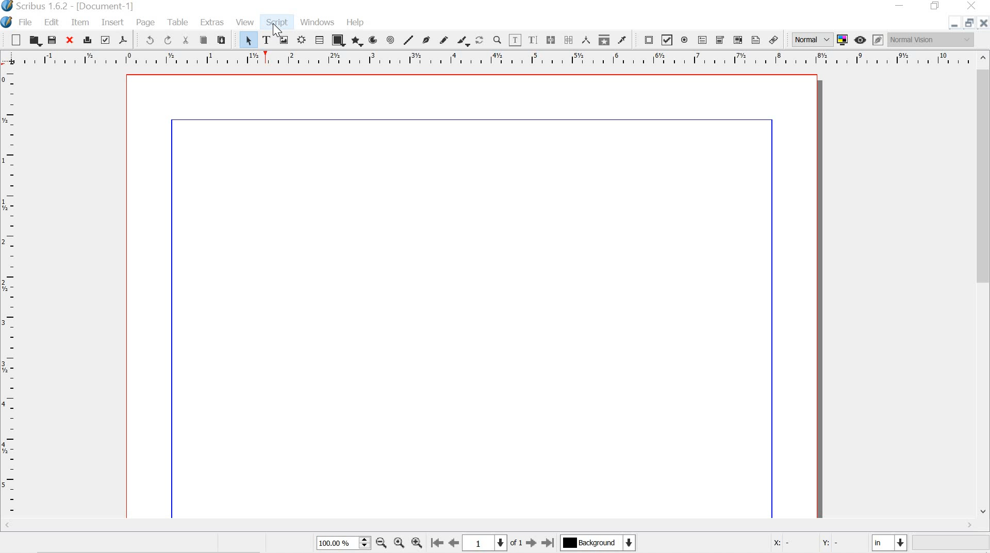  What do you see at coordinates (358, 41) in the screenshot?
I see `polygon` at bounding box center [358, 41].